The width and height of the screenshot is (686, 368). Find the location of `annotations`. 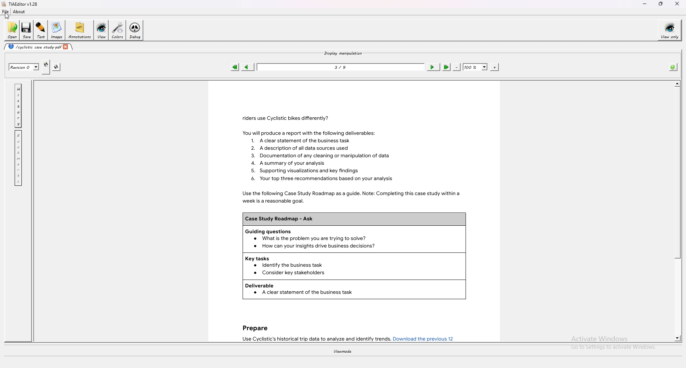

annotations is located at coordinates (79, 30).